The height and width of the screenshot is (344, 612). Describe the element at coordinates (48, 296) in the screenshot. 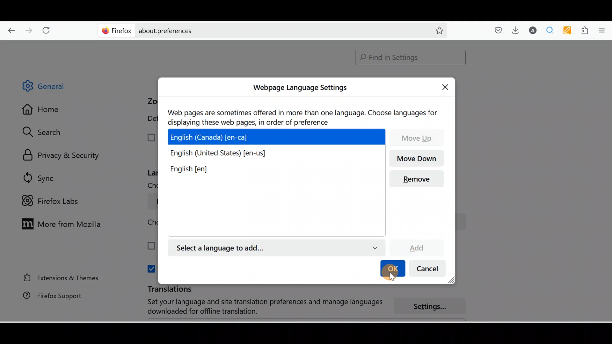

I see `Firefox support` at that location.